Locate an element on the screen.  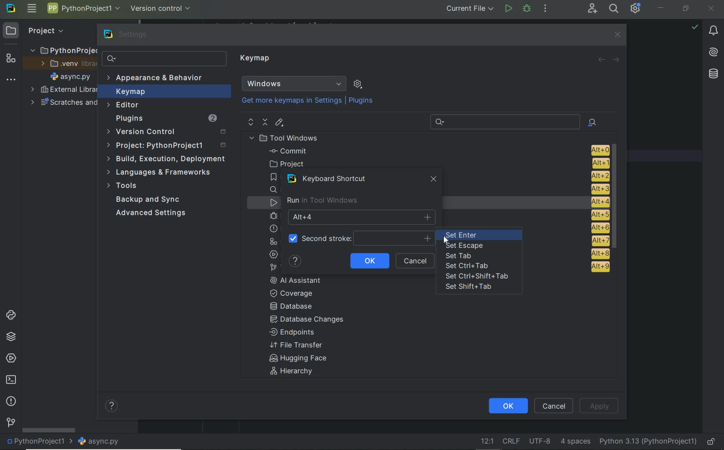
collapse all is located at coordinates (265, 122).